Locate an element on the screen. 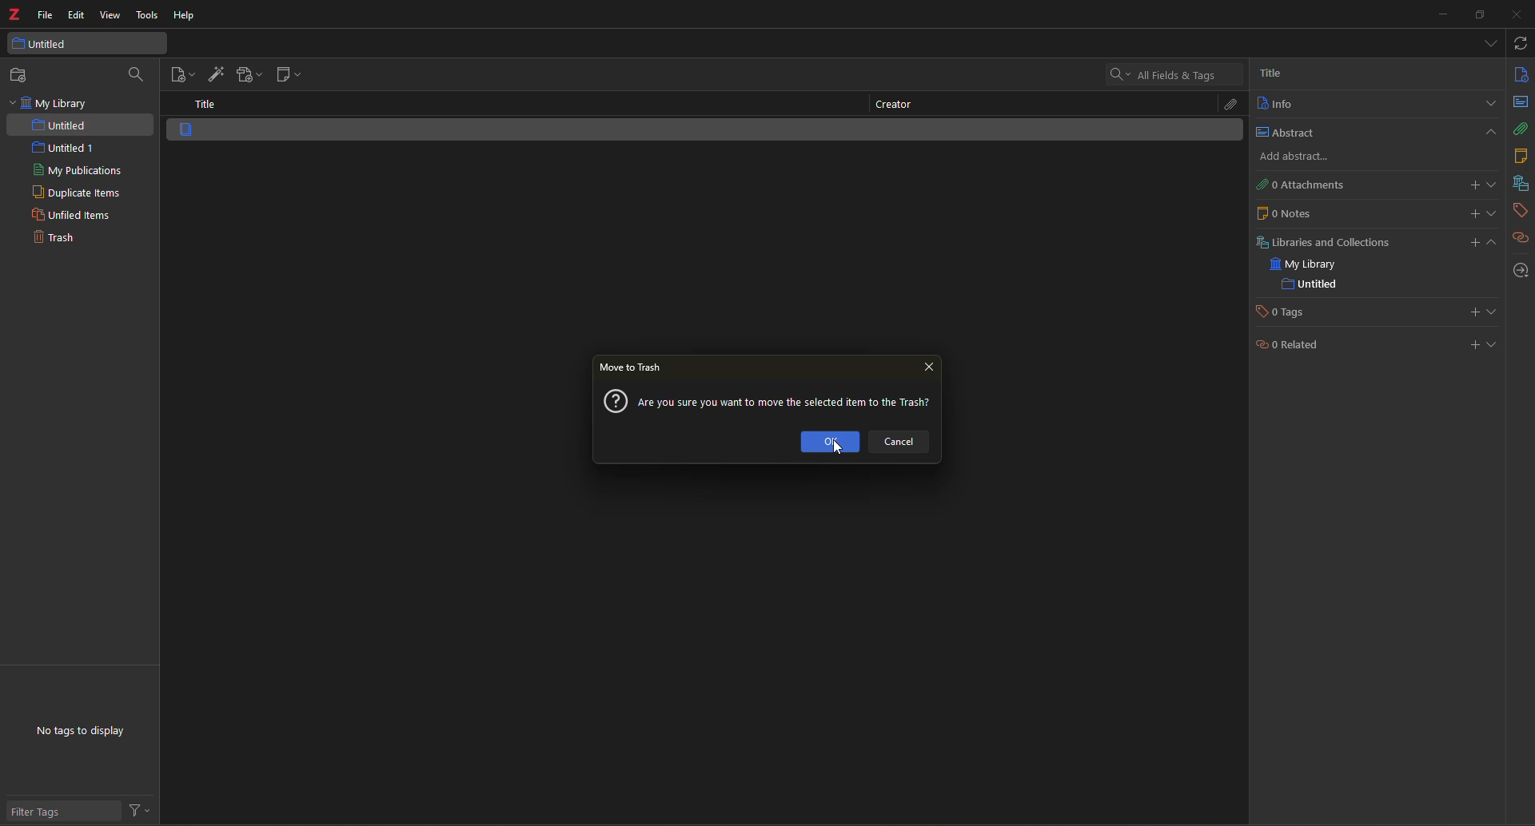  expand is located at coordinates (1489, 104).